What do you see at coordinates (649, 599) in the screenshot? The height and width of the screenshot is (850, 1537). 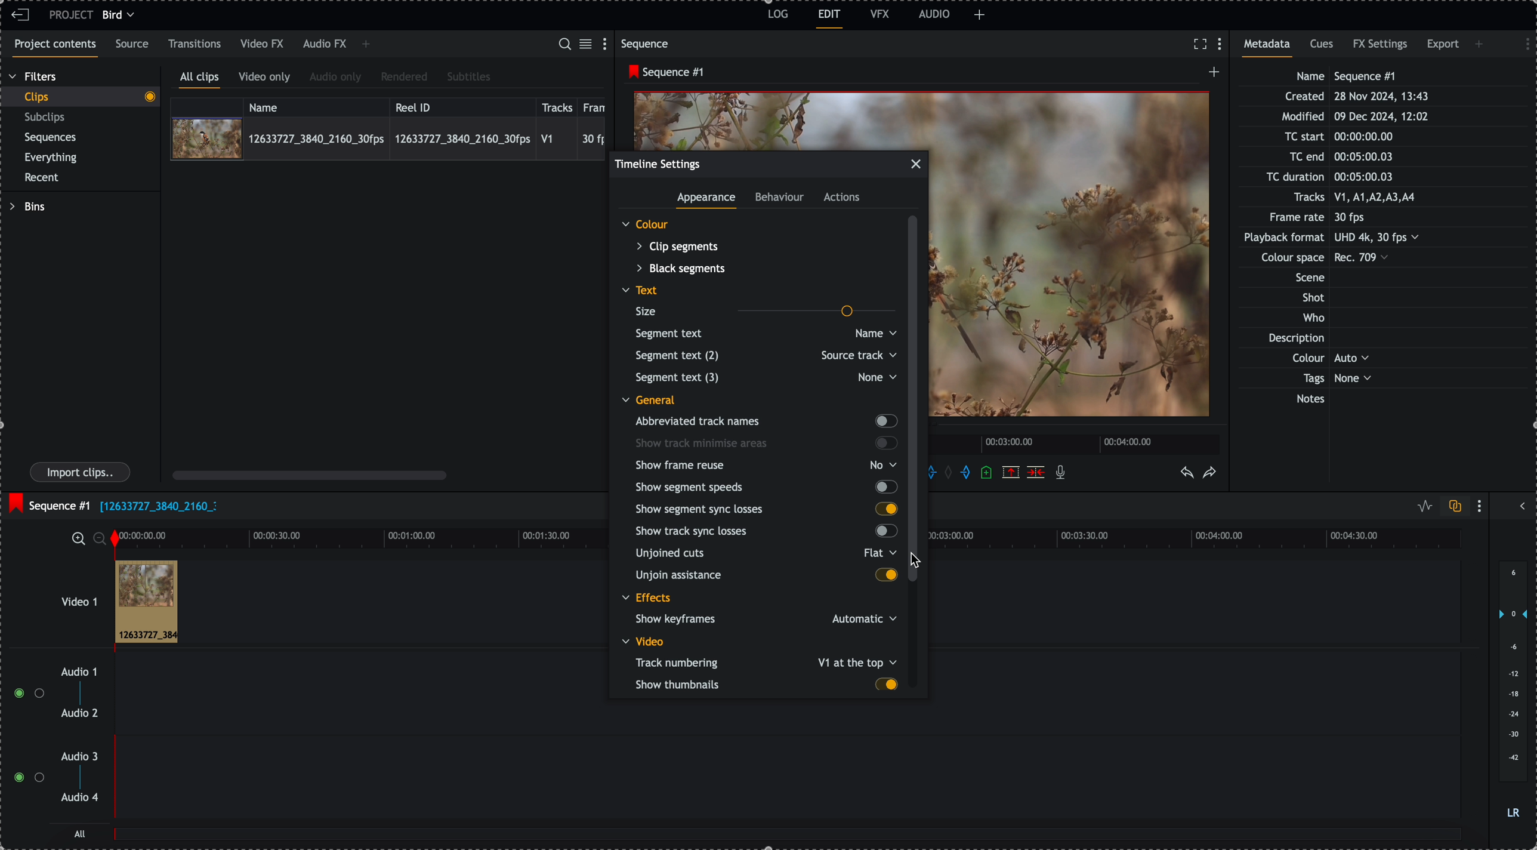 I see `effects` at bounding box center [649, 599].